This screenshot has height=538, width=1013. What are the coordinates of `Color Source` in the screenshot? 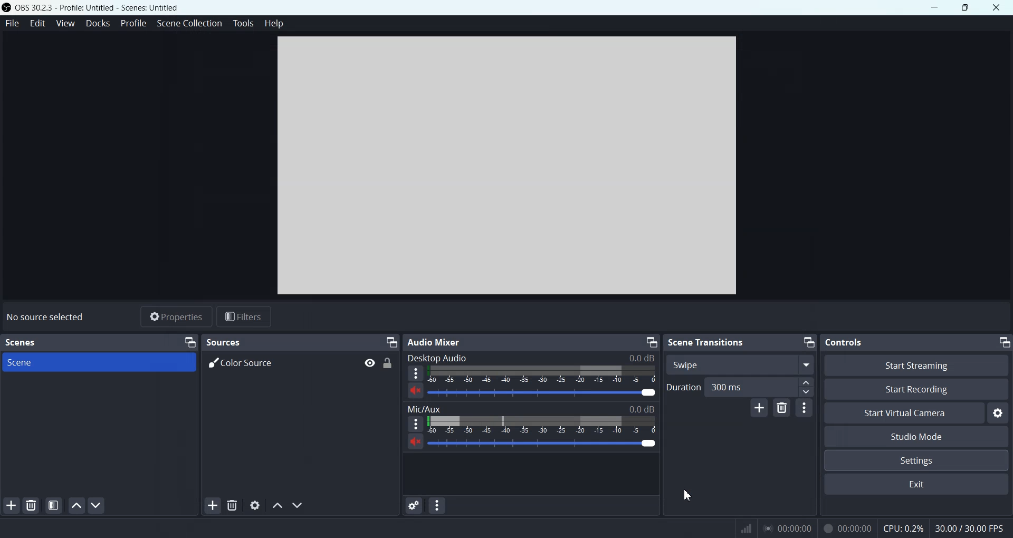 It's located at (281, 363).